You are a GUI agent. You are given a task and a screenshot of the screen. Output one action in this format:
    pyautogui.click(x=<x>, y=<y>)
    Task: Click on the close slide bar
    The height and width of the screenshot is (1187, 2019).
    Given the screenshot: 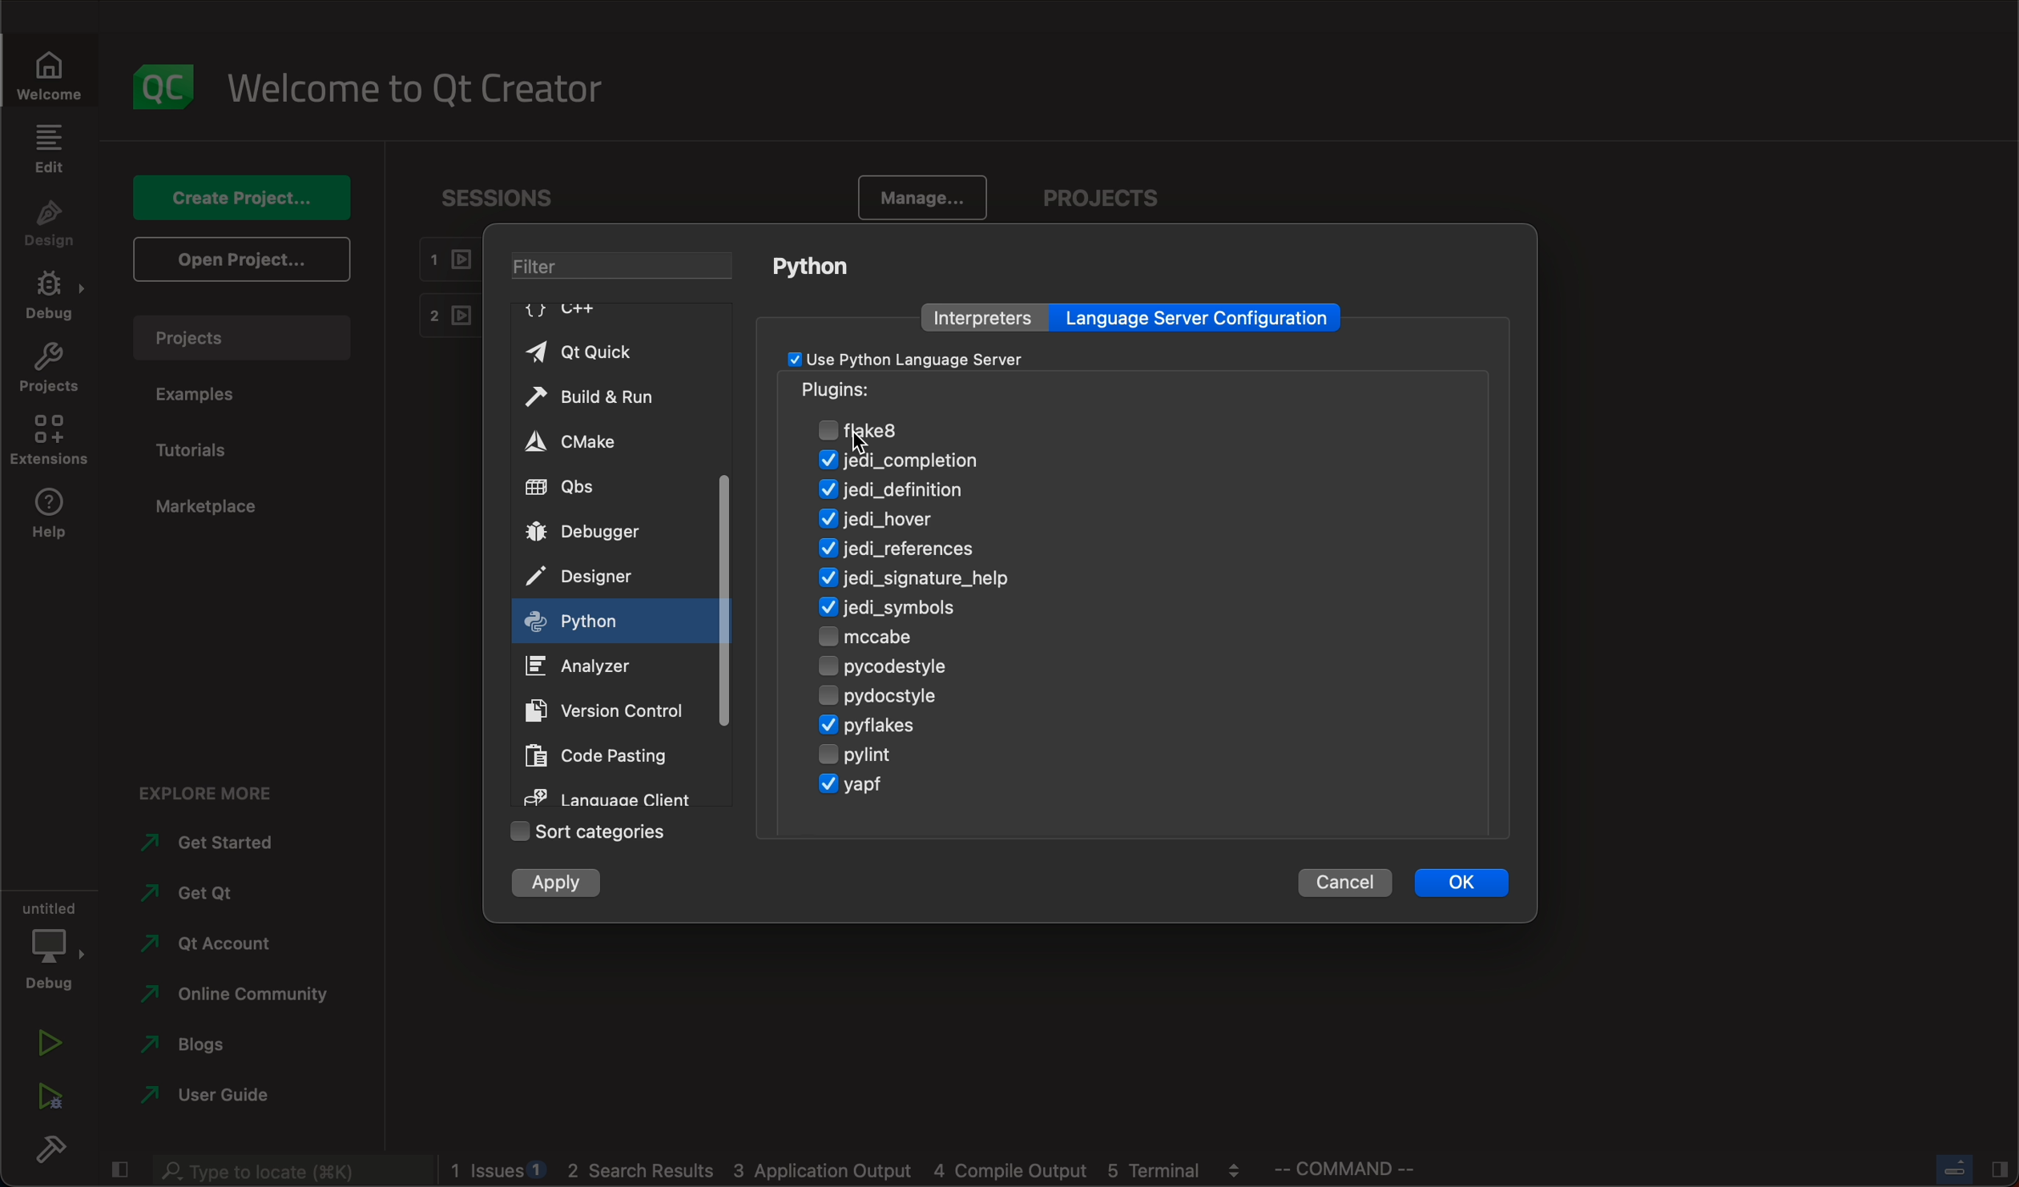 What is the action you would take?
    pyautogui.click(x=119, y=1169)
    